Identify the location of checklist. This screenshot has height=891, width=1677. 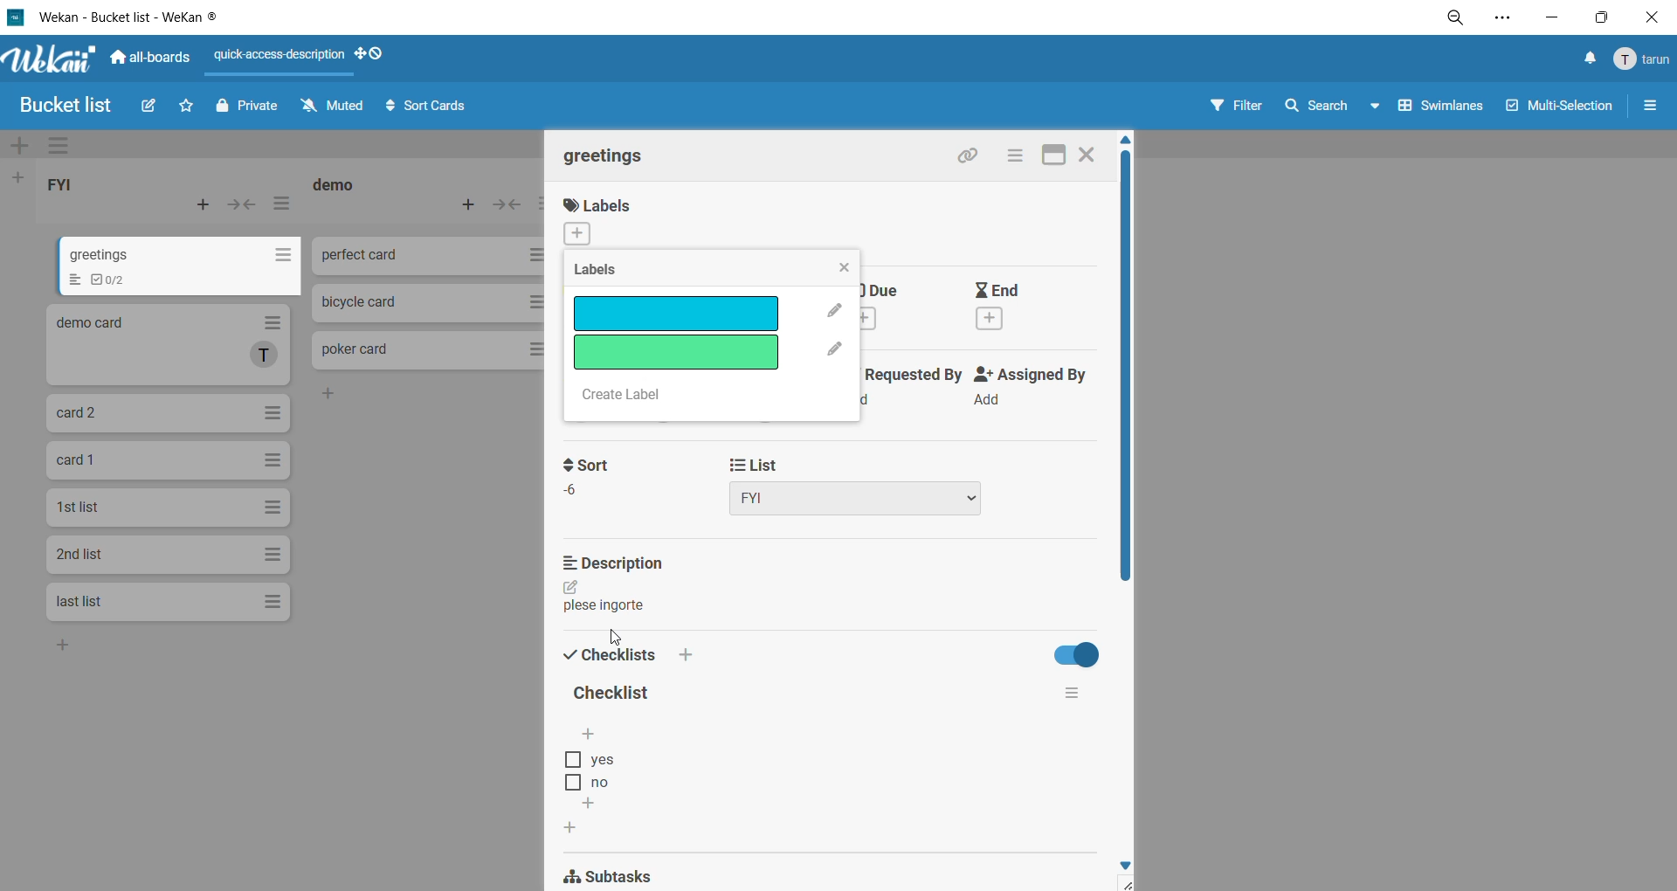
(609, 657).